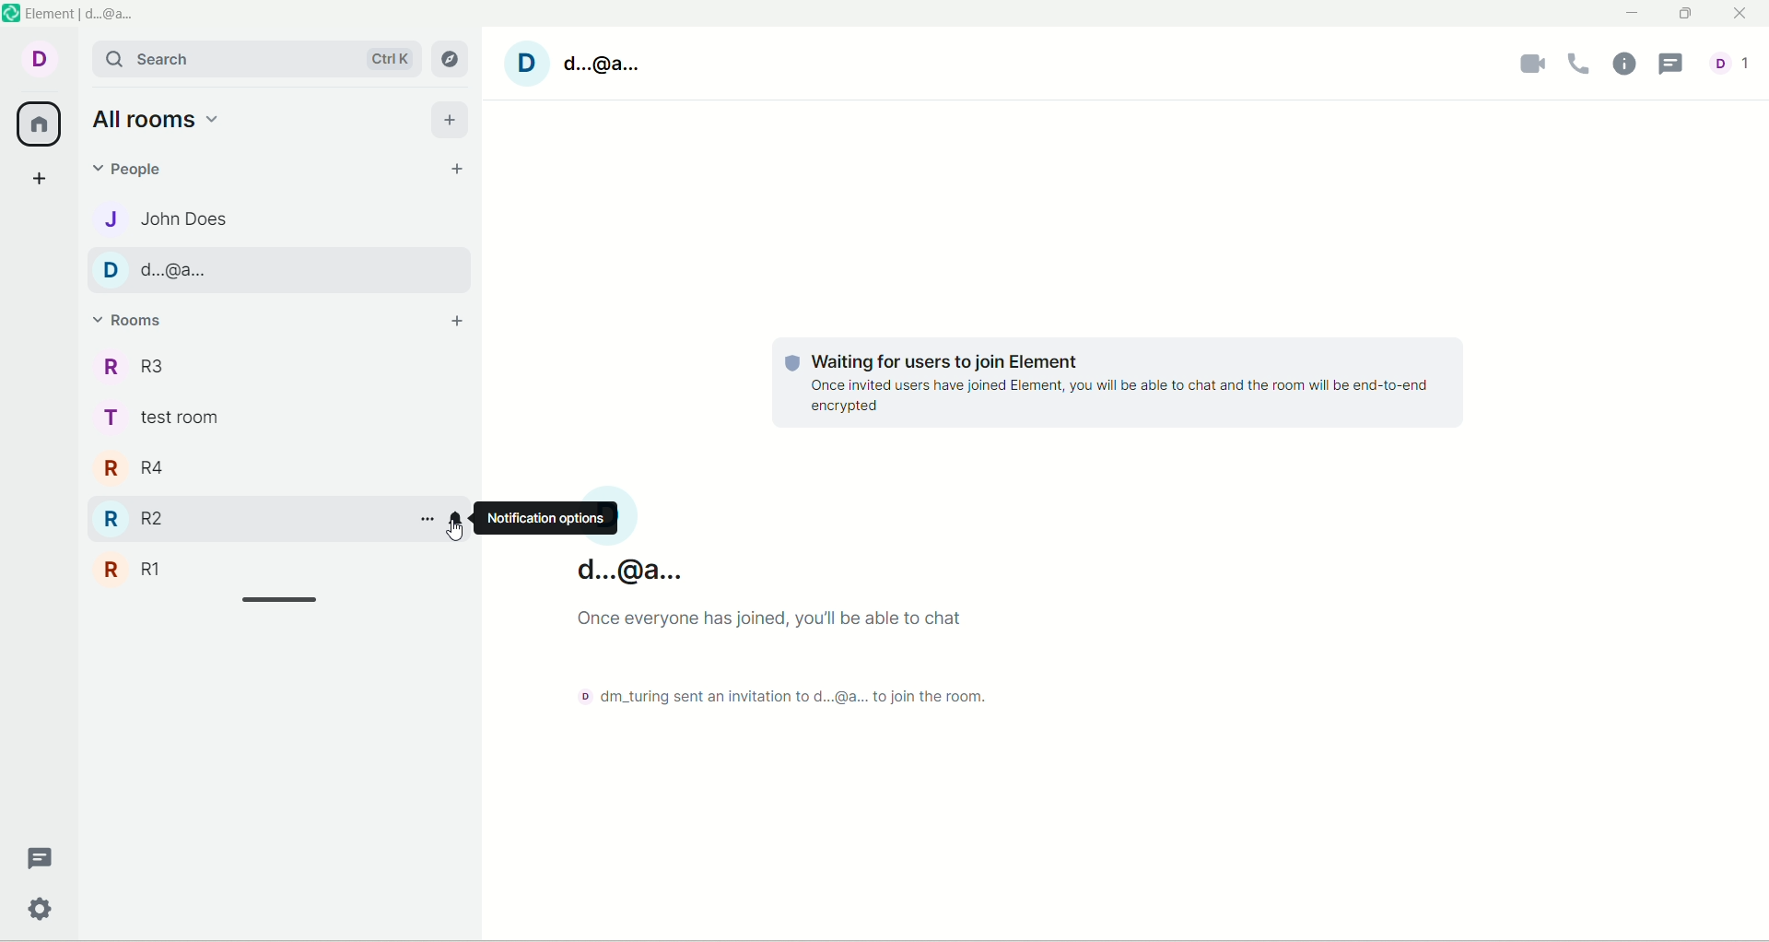 This screenshot has width=1769, height=942. What do you see at coordinates (88, 13) in the screenshot?
I see `element` at bounding box center [88, 13].